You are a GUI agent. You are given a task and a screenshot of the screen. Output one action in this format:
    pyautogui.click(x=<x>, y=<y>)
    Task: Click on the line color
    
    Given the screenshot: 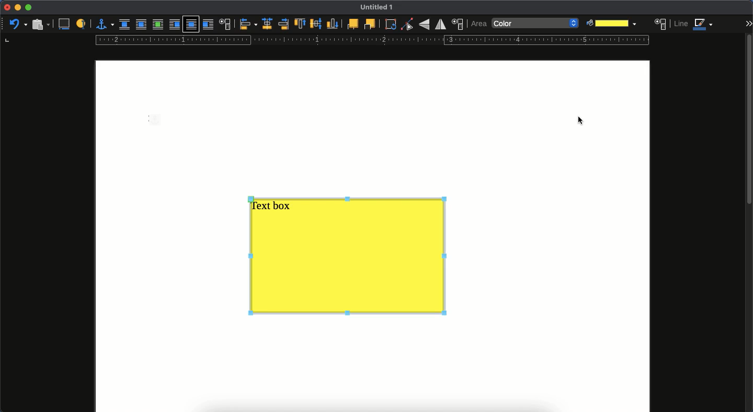 What is the action you would take?
    pyautogui.click(x=694, y=25)
    